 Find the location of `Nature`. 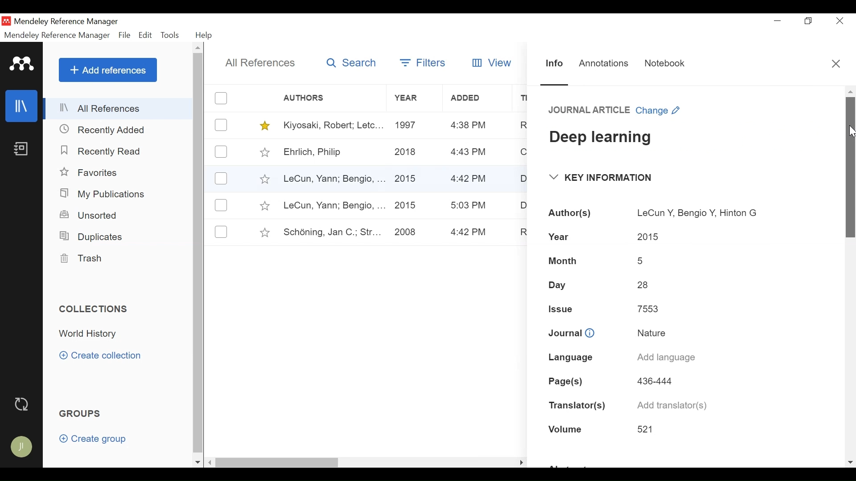

Nature is located at coordinates (650, 331).